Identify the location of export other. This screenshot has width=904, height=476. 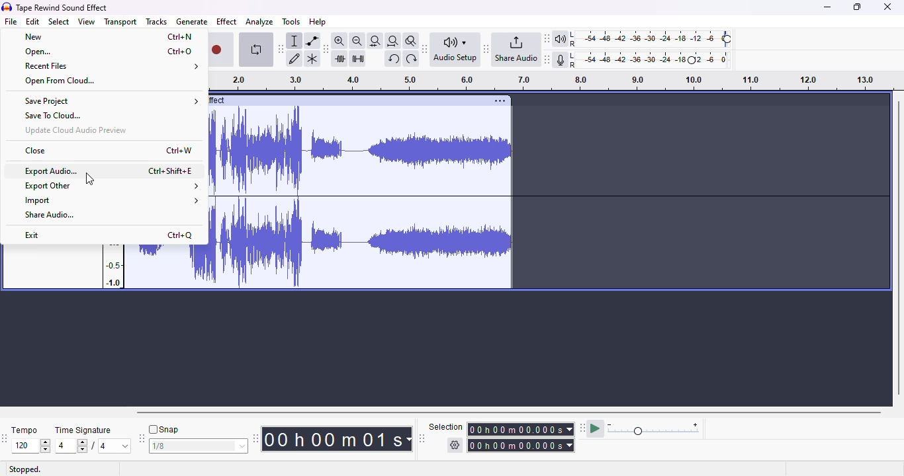
(110, 186).